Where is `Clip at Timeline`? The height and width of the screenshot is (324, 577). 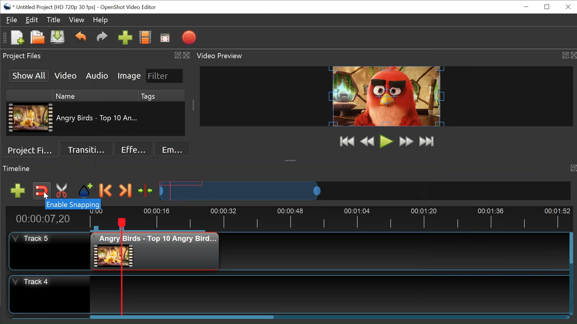
Clip at Timeline is located at coordinates (154, 252).